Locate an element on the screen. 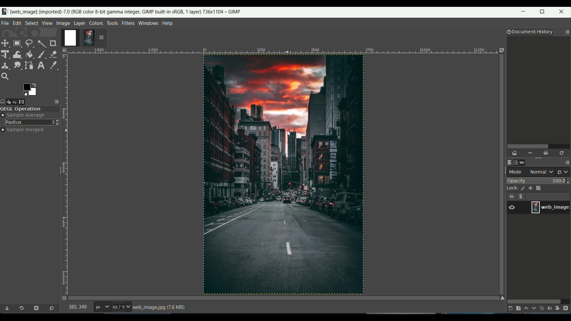 The width and height of the screenshot is (571, 321). lock pixels is located at coordinates (521, 189).